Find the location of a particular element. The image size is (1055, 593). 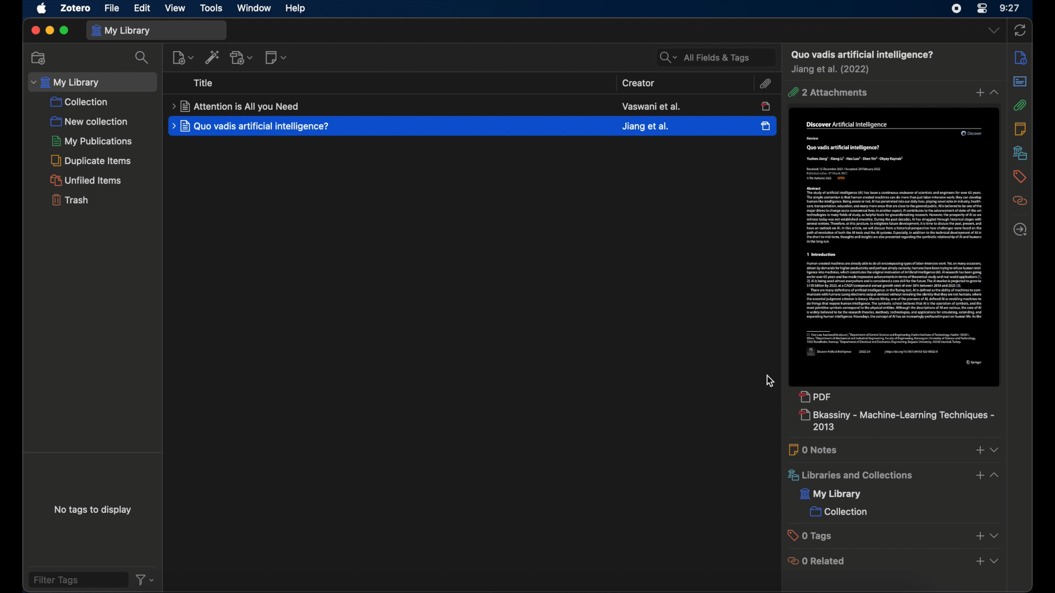

add is located at coordinates (980, 560).